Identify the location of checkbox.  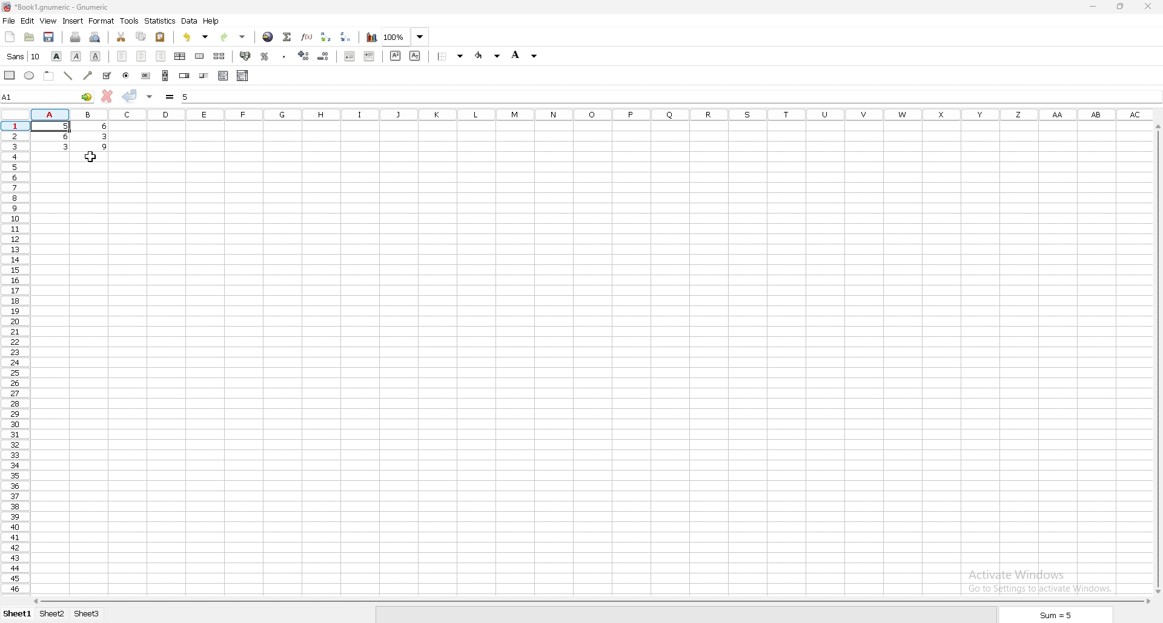
(106, 75).